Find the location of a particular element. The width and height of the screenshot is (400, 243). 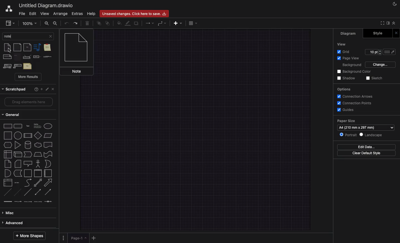

Help is located at coordinates (36, 90).